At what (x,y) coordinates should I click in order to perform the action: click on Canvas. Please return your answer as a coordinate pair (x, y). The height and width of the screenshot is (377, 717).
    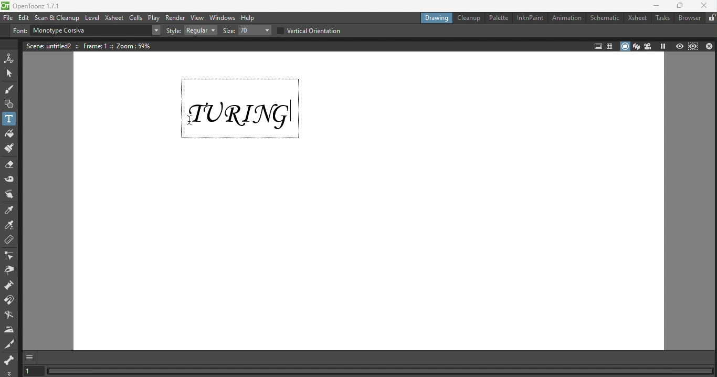
    Looking at the image, I should click on (373, 253).